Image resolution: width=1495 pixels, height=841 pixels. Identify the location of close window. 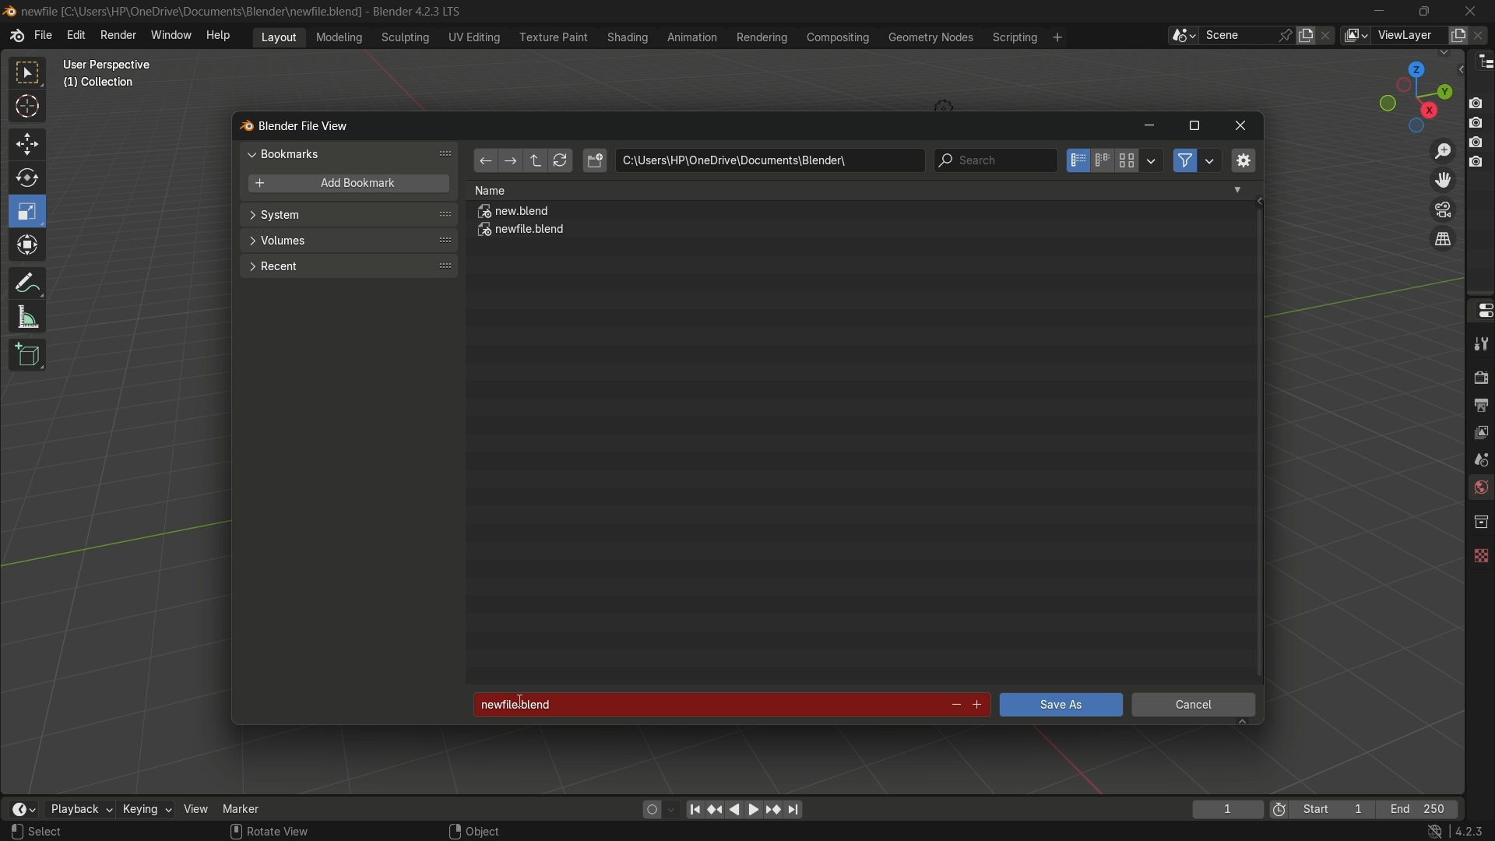
(1241, 126).